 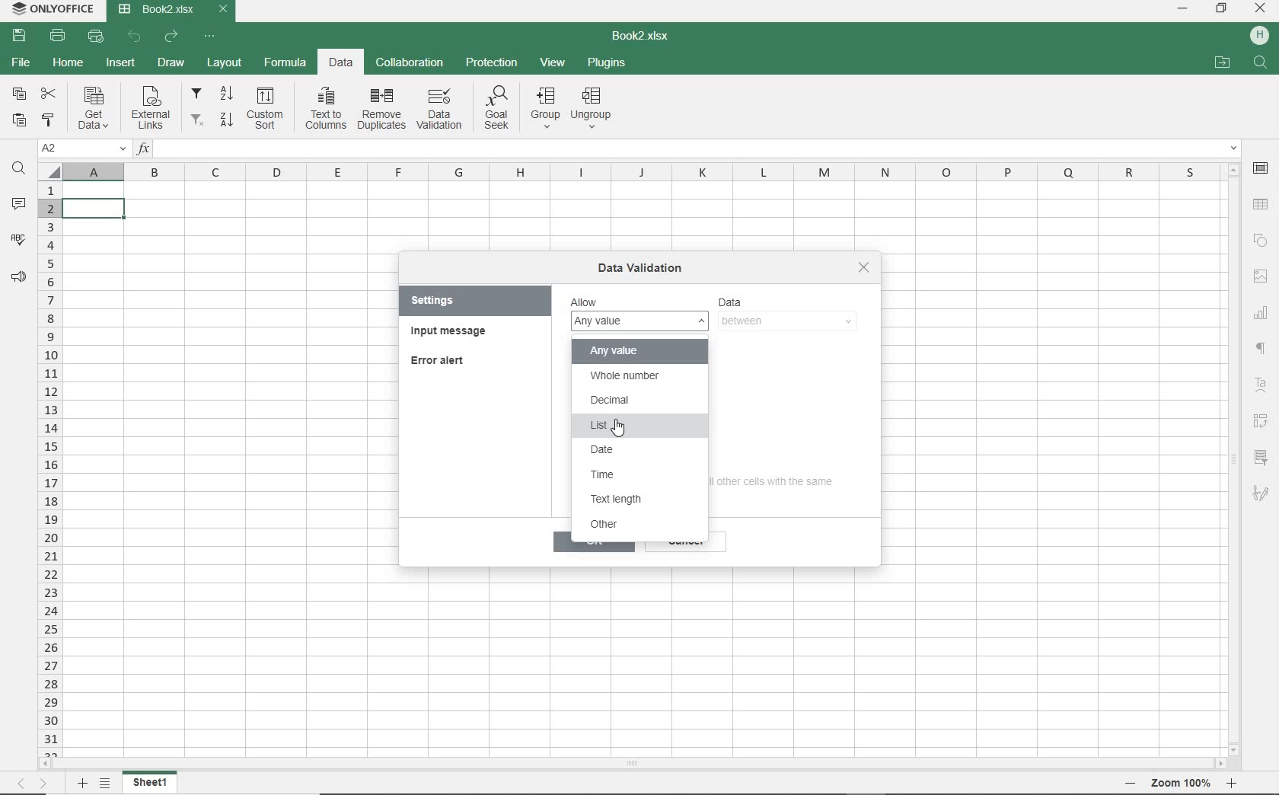 I want to click on filter, so click(x=198, y=94).